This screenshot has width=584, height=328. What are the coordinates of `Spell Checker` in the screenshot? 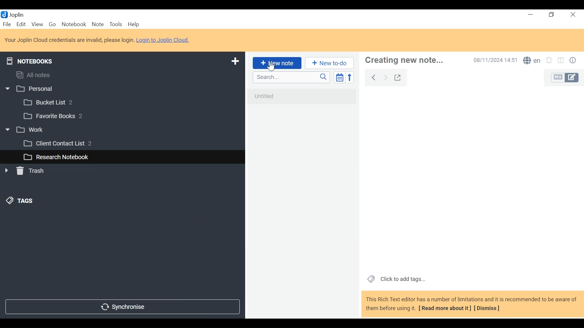 It's located at (532, 61).